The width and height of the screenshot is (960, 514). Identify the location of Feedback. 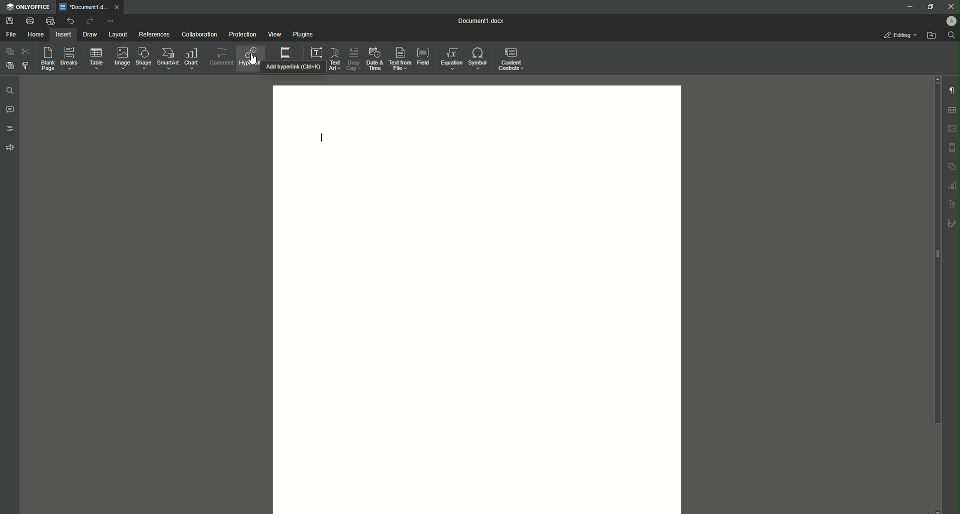
(10, 147).